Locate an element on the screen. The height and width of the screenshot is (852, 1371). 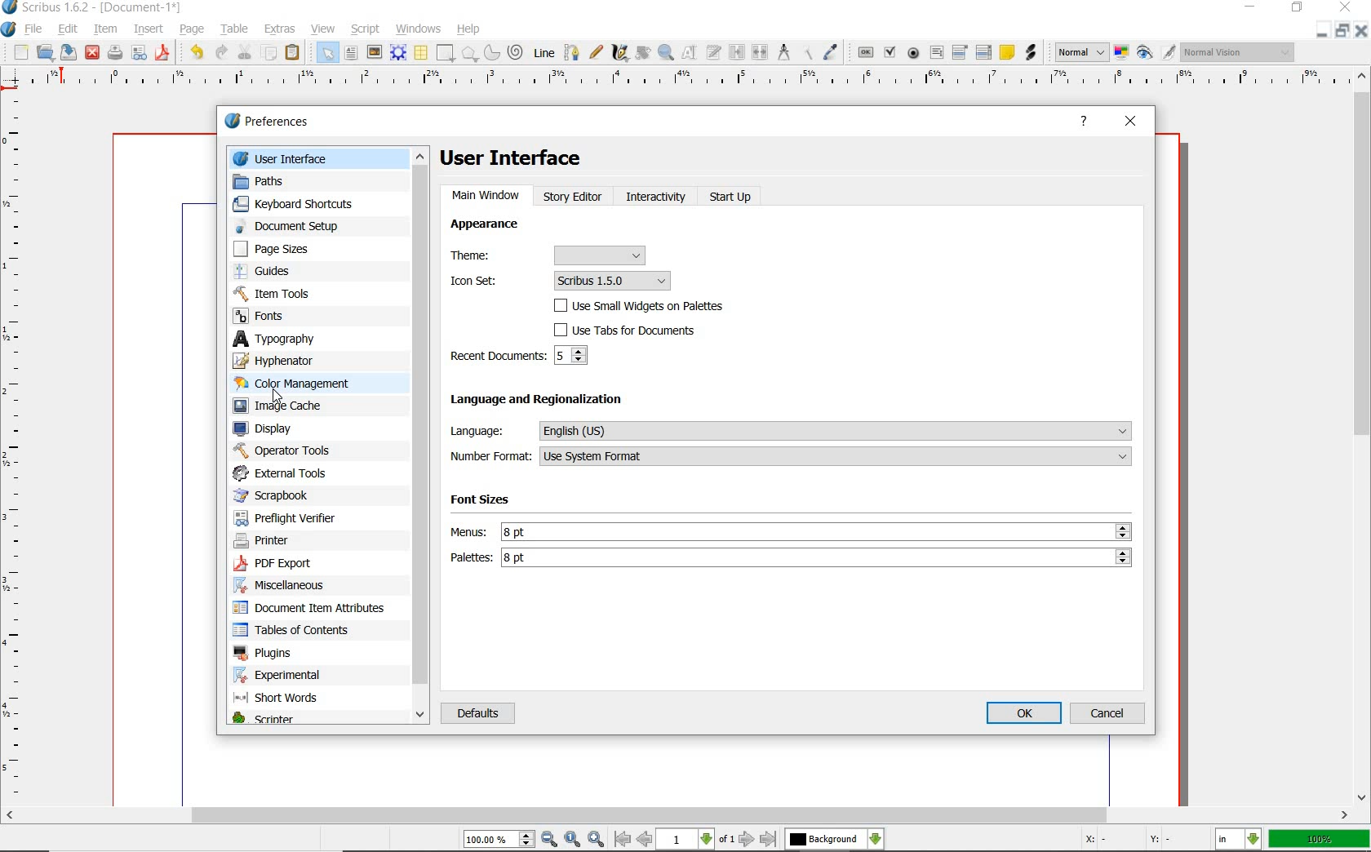
preferences is located at coordinates (272, 123).